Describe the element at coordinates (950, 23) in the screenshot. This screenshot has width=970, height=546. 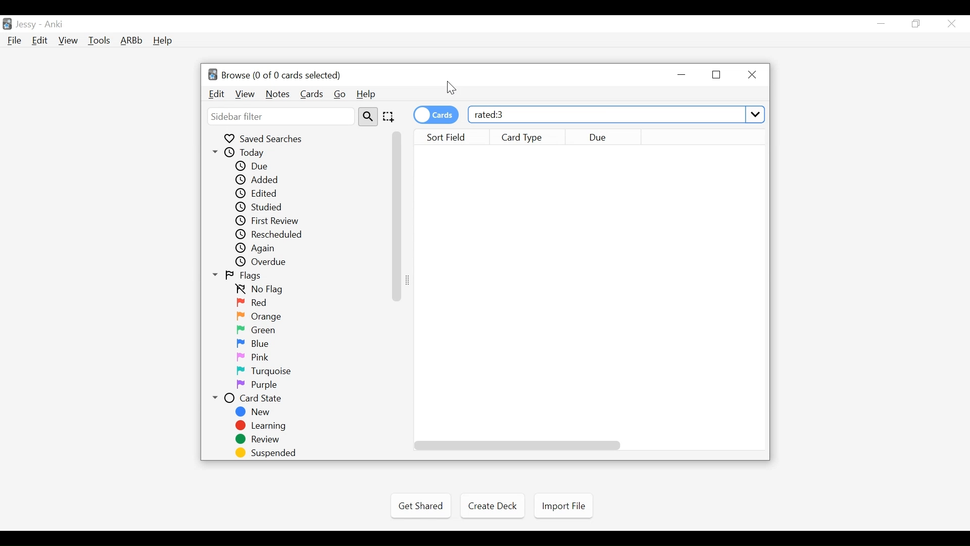
I see `Close` at that location.